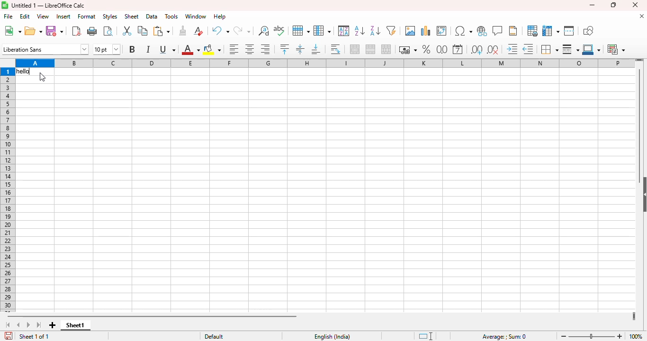 Image resolution: width=647 pixels, height=341 pixels. What do you see at coordinates (249, 49) in the screenshot?
I see `align center` at bounding box center [249, 49].